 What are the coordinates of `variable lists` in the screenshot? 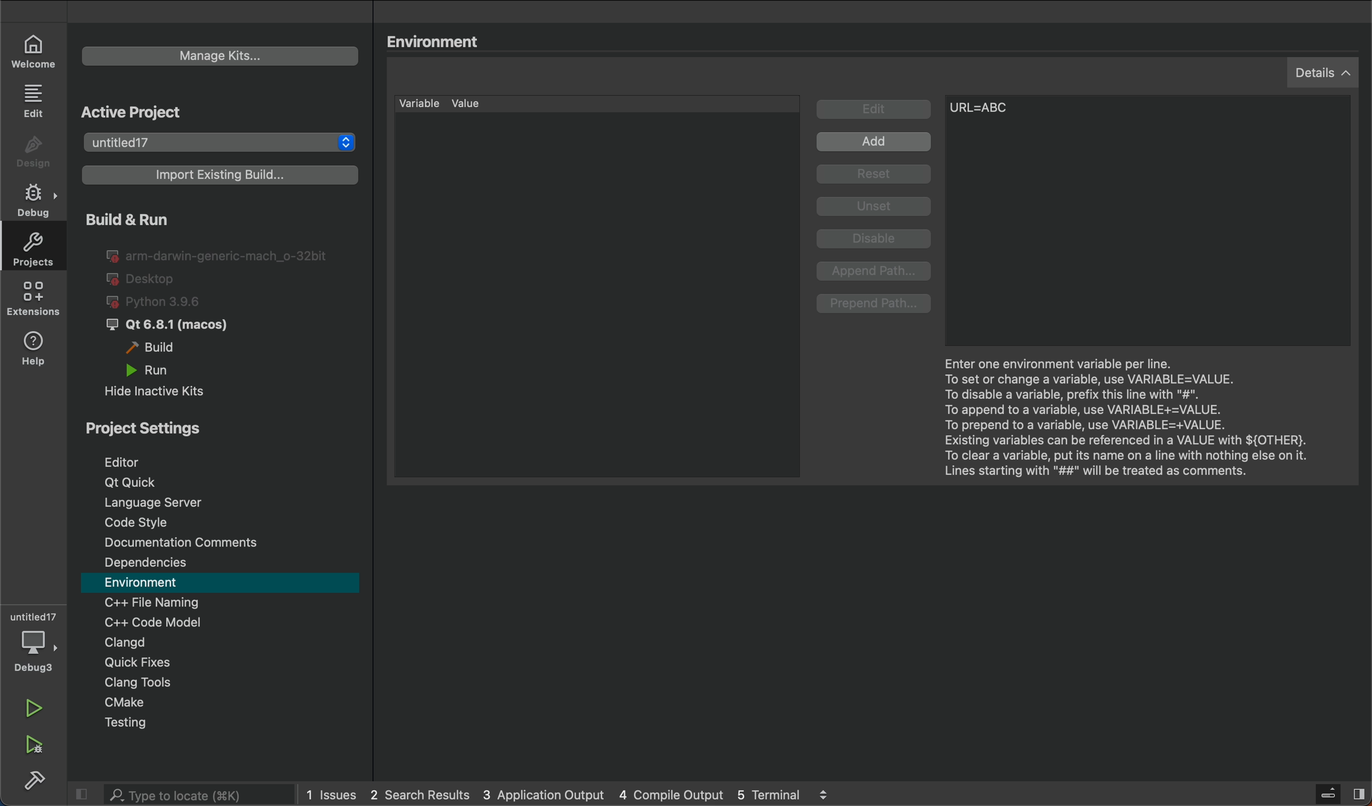 It's located at (597, 103).